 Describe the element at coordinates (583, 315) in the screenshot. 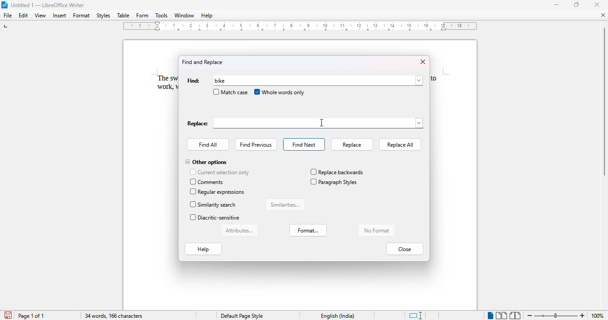

I see `zoom in` at that location.